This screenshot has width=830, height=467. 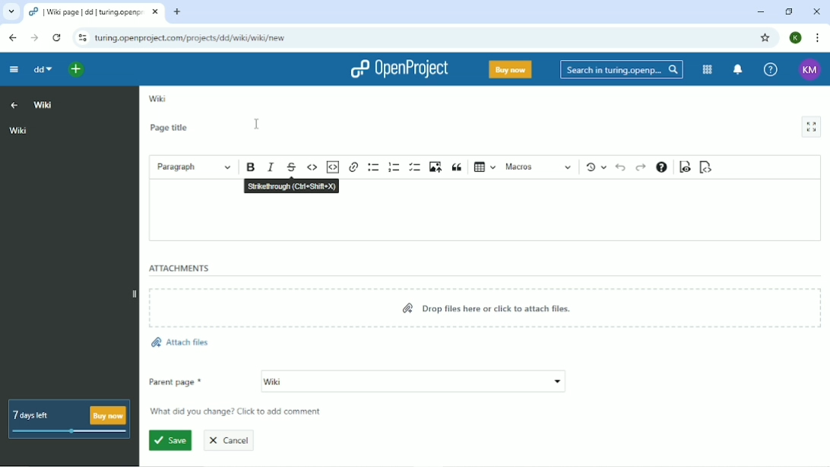 What do you see at coordinates (271, 167) in the screenshot?
I see `Italic` at bounding box center [271, 167].